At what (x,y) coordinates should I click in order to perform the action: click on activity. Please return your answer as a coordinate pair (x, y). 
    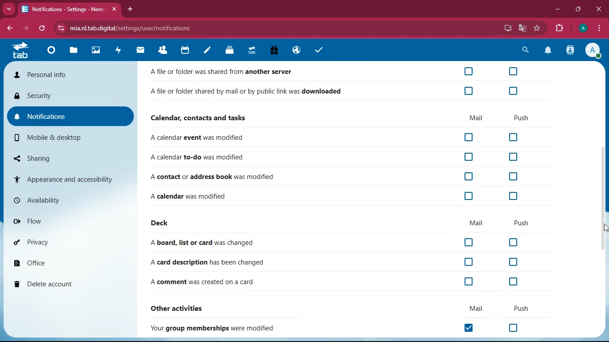
    Looking at the image, I should click on (119, 50).